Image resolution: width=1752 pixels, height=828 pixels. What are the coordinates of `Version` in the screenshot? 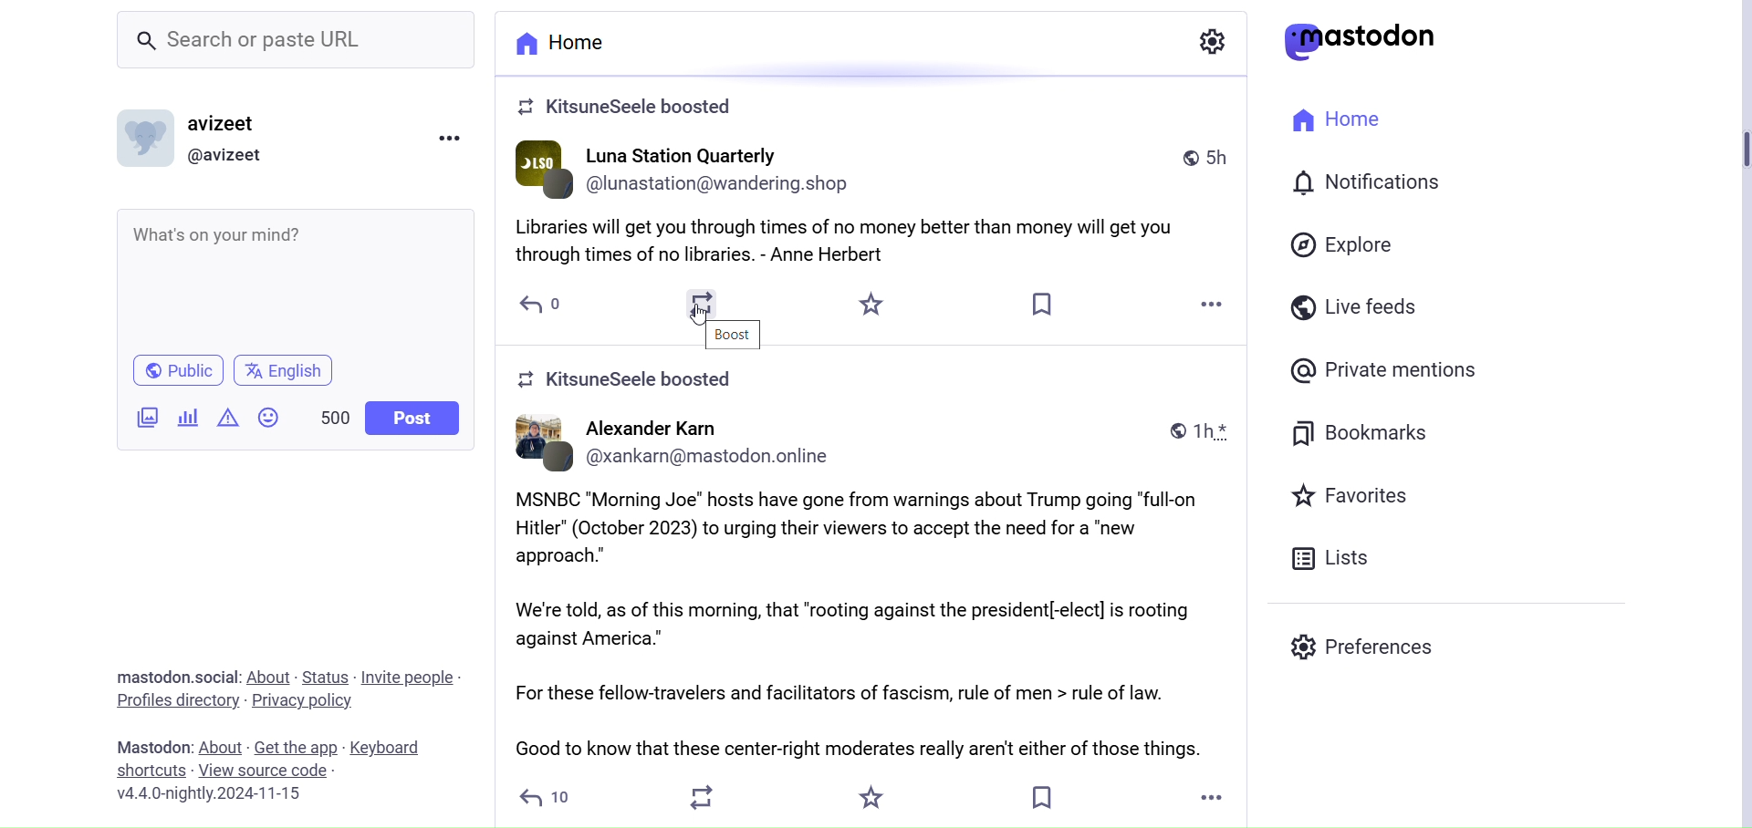 It's located at (224, 793).